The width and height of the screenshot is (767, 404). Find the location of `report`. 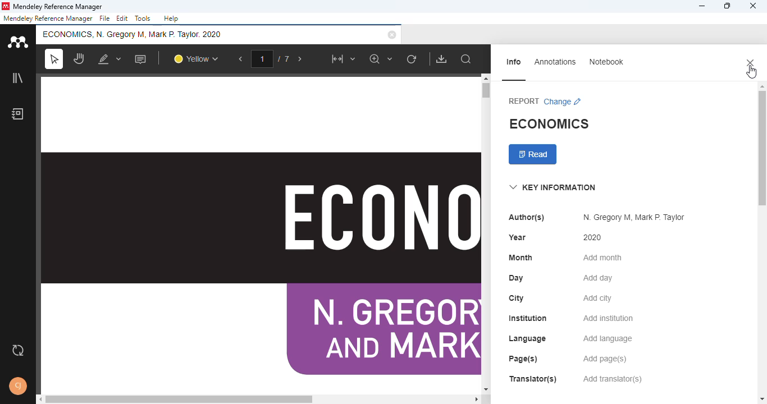

report is located at coordinates (523, 101).